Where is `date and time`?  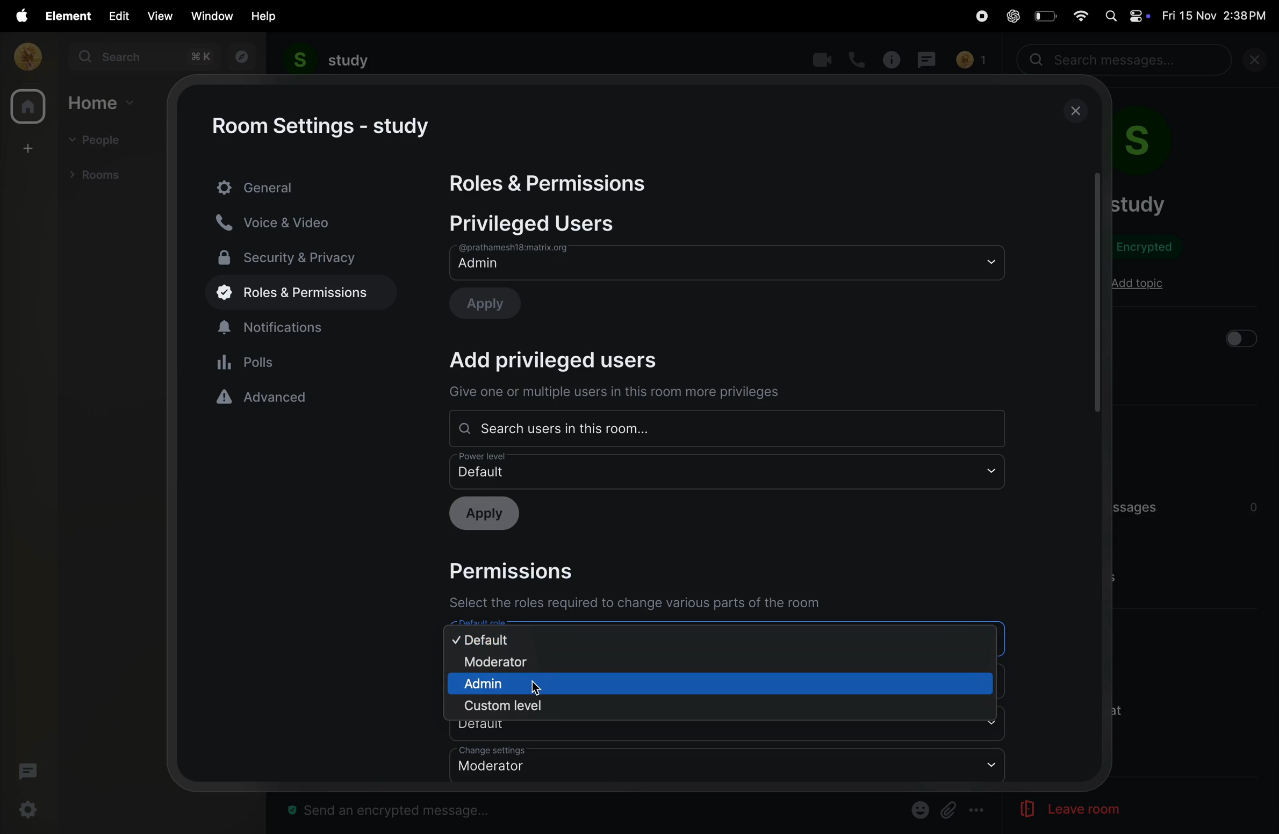 date and time is located at coordinates (1218, 16).